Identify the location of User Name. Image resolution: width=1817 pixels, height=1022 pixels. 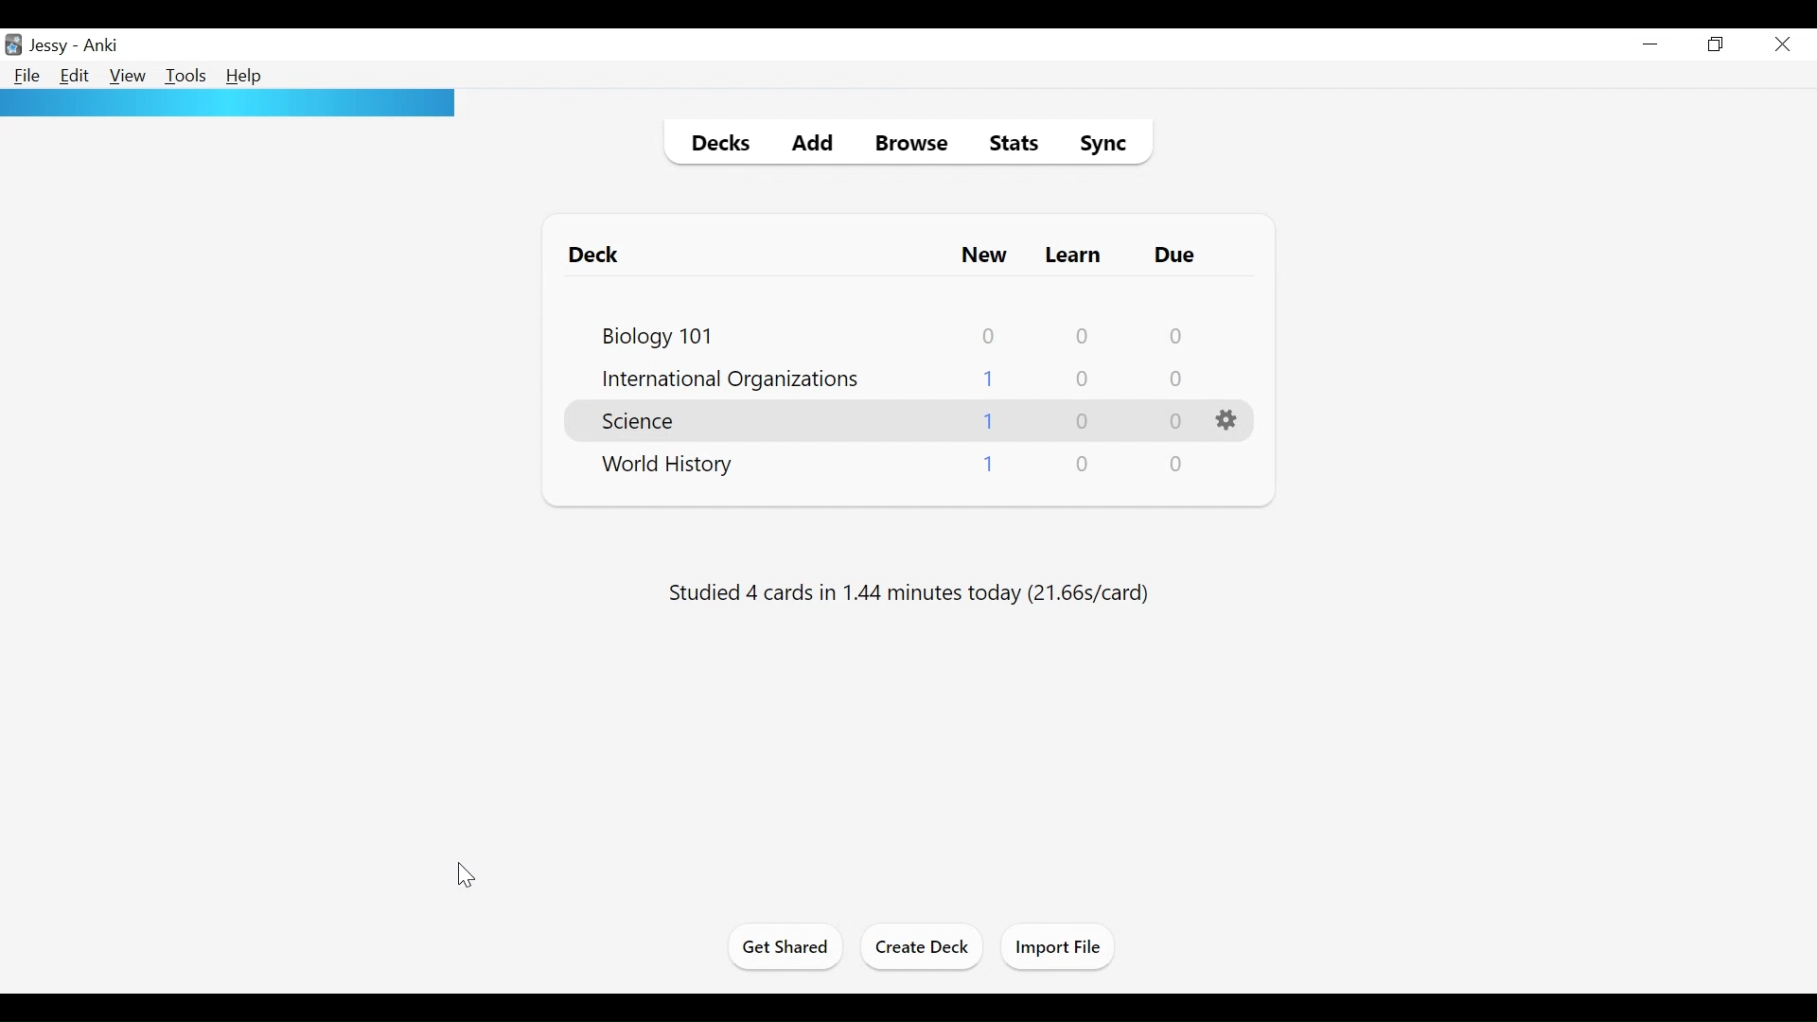
(52, 44).